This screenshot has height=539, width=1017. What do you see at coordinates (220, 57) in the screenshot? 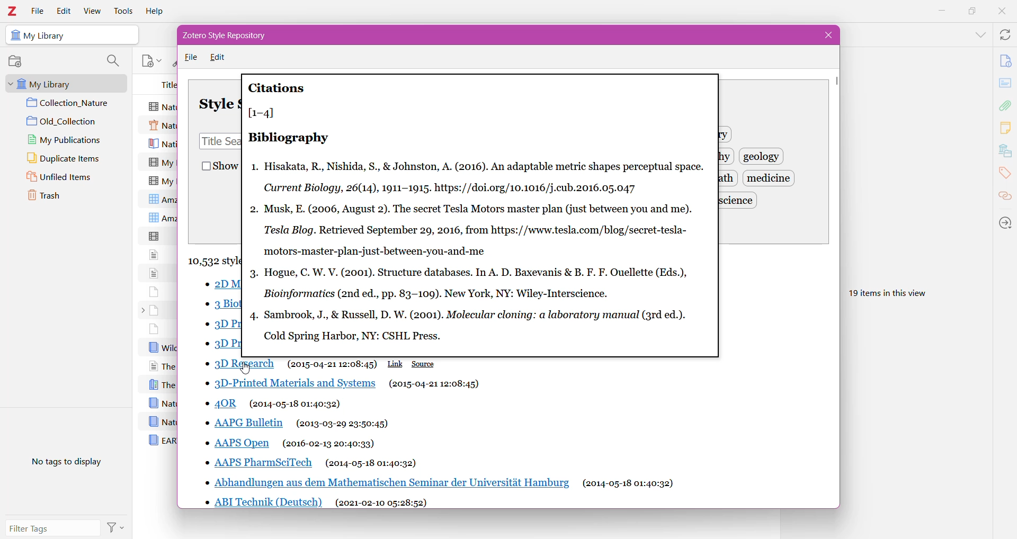
I see `Edit` at bounding box center [220, 57].